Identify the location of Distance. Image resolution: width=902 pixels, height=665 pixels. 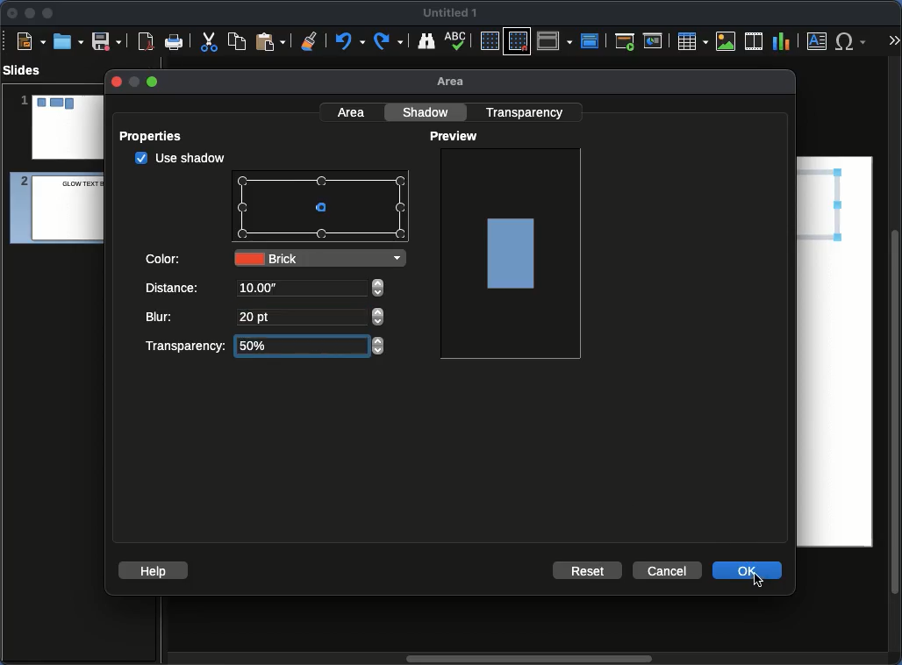
(174, 290).